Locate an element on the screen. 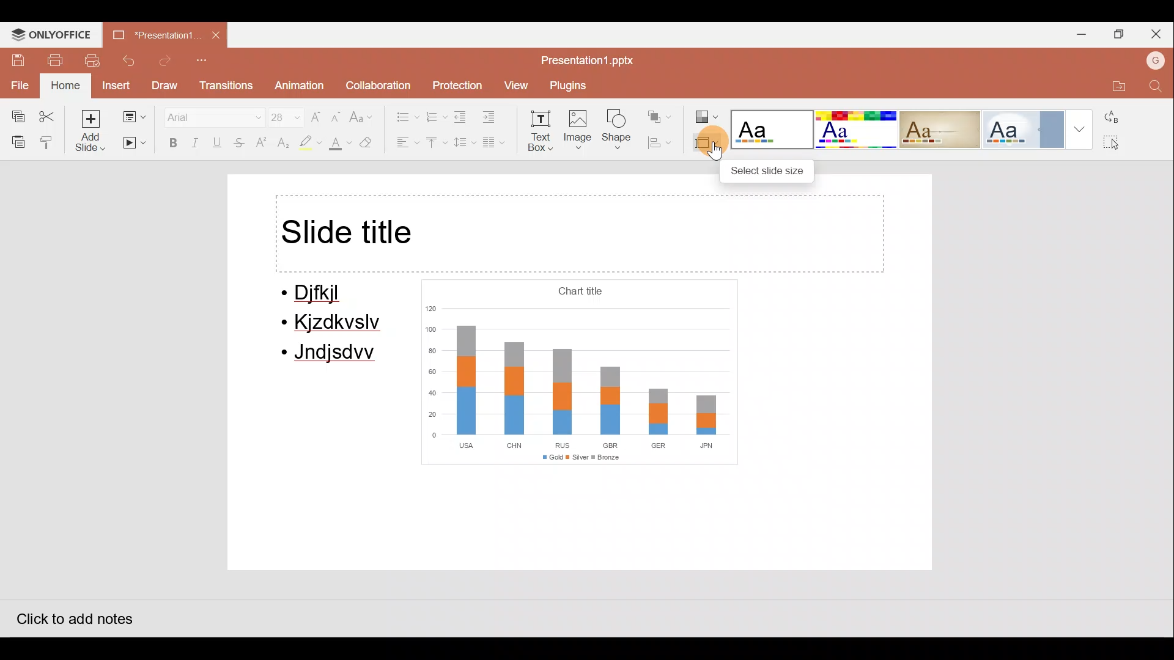 This screenshot has width=1174, height=660. Highlight color is located at coordinates (307, 144).